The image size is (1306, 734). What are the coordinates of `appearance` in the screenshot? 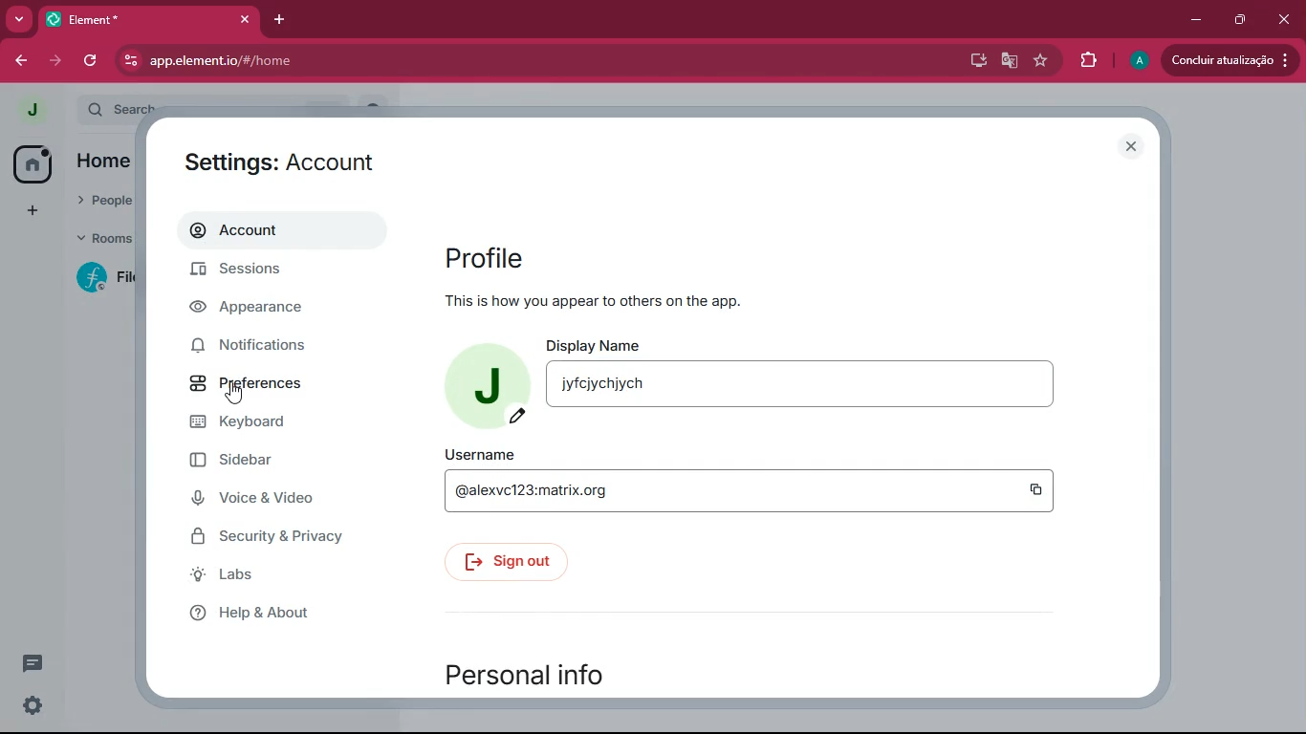 It's located at (271, 310).